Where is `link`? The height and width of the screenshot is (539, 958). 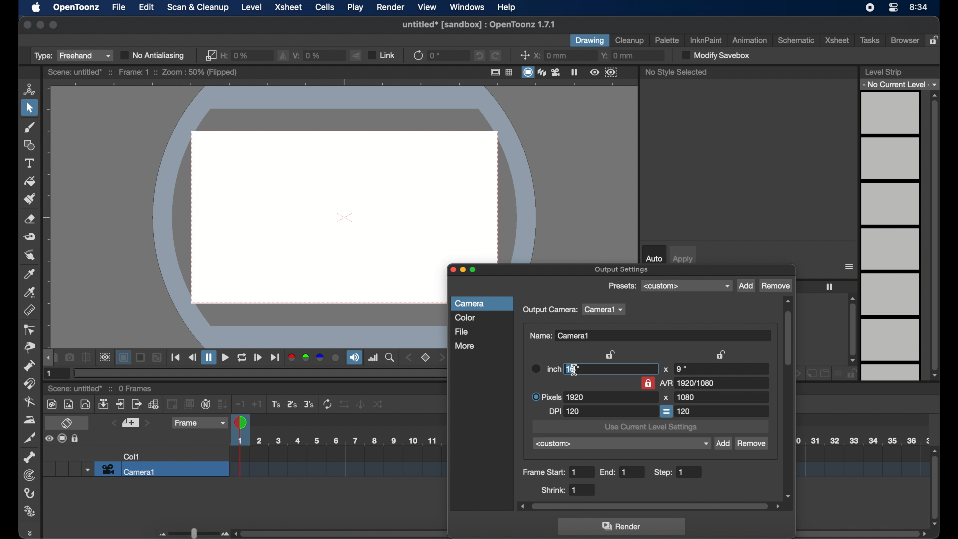
link is located at coordinates (381, 55).